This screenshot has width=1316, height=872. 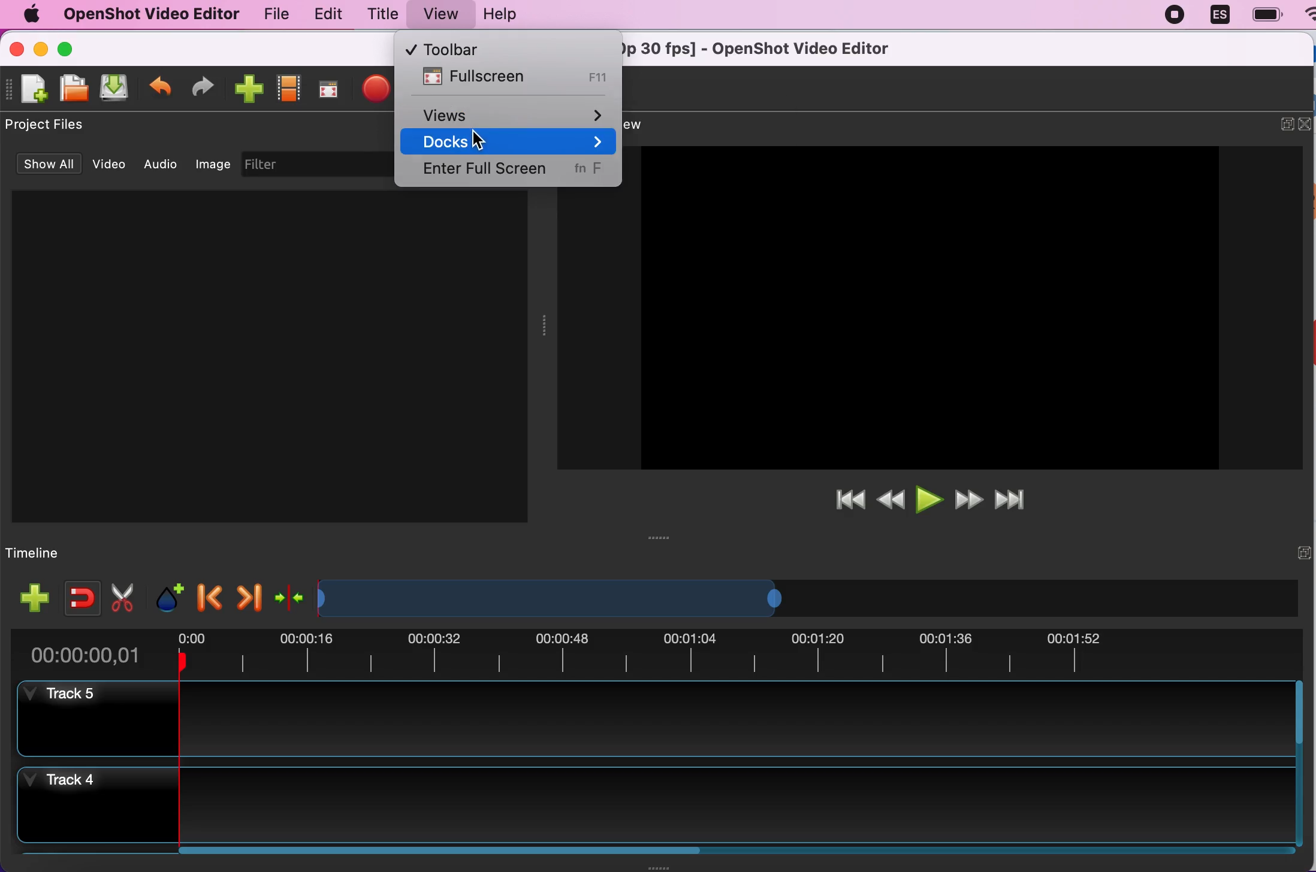 What do you see at coordinates (651, 123) in the screenshot?
I see `video preview` at bounding box center [651, 123].